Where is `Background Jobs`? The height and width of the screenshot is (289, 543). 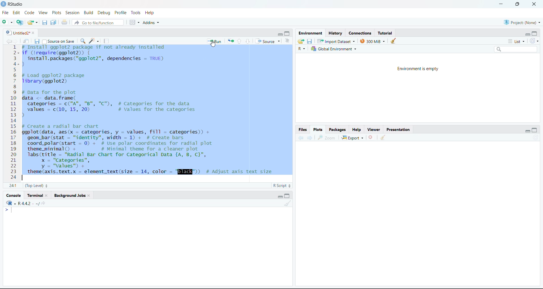 Background Jobs is located at coordinates (72, 196).